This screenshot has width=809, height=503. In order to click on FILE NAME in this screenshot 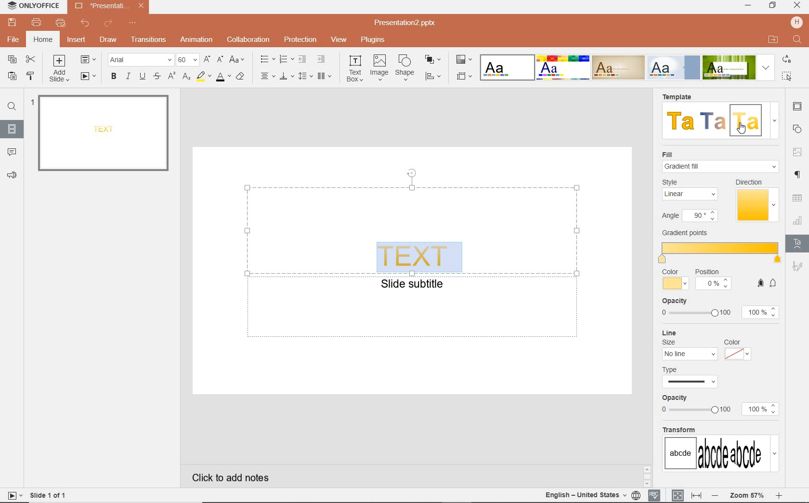, I will do `click(101, 5)`.